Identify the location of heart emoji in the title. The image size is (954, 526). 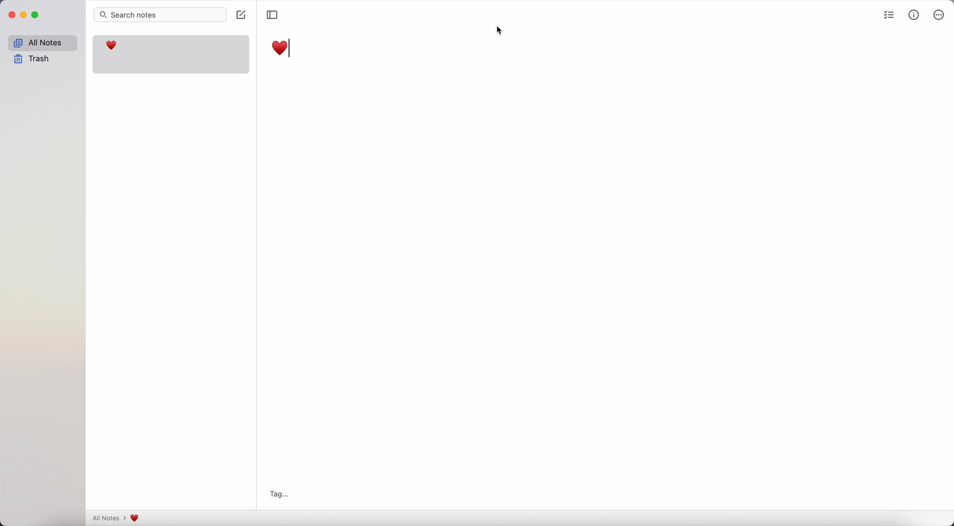
(281, 47).